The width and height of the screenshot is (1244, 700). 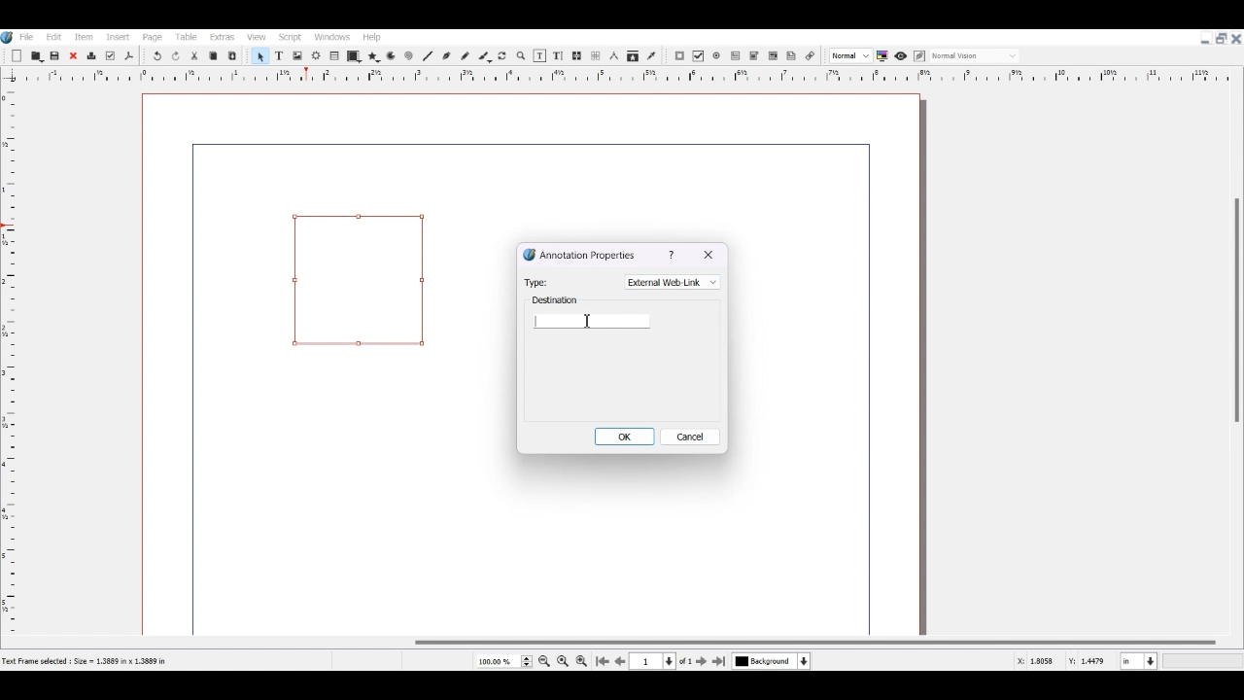 I want to click on Table, so click(x=186, y=37).